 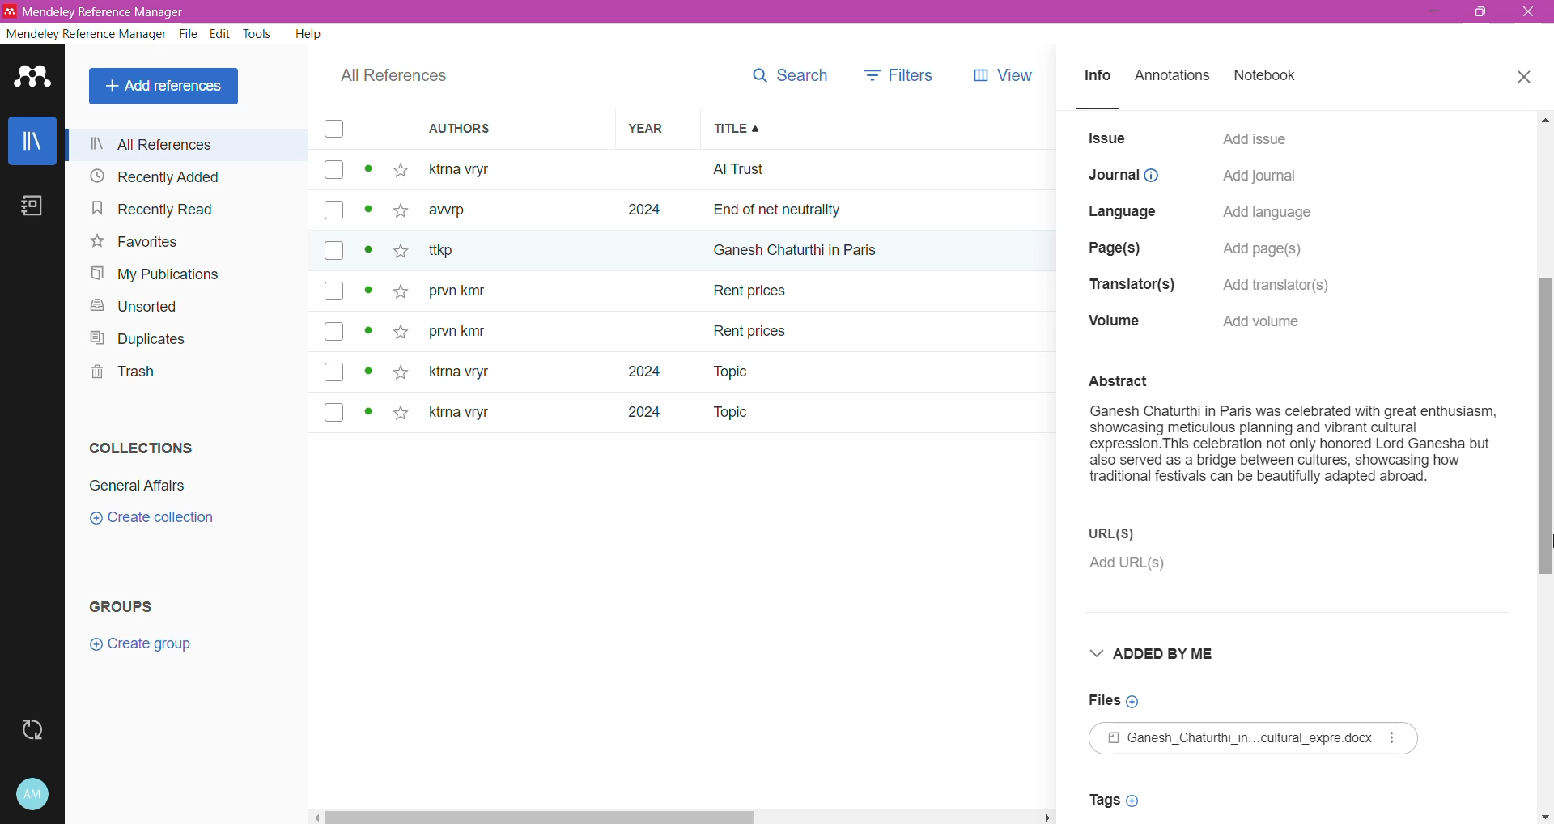 What do you see at coordinates (1285, 282) in the screenshot?
I see `Click to add translators` at bounding box center [1285, 282].